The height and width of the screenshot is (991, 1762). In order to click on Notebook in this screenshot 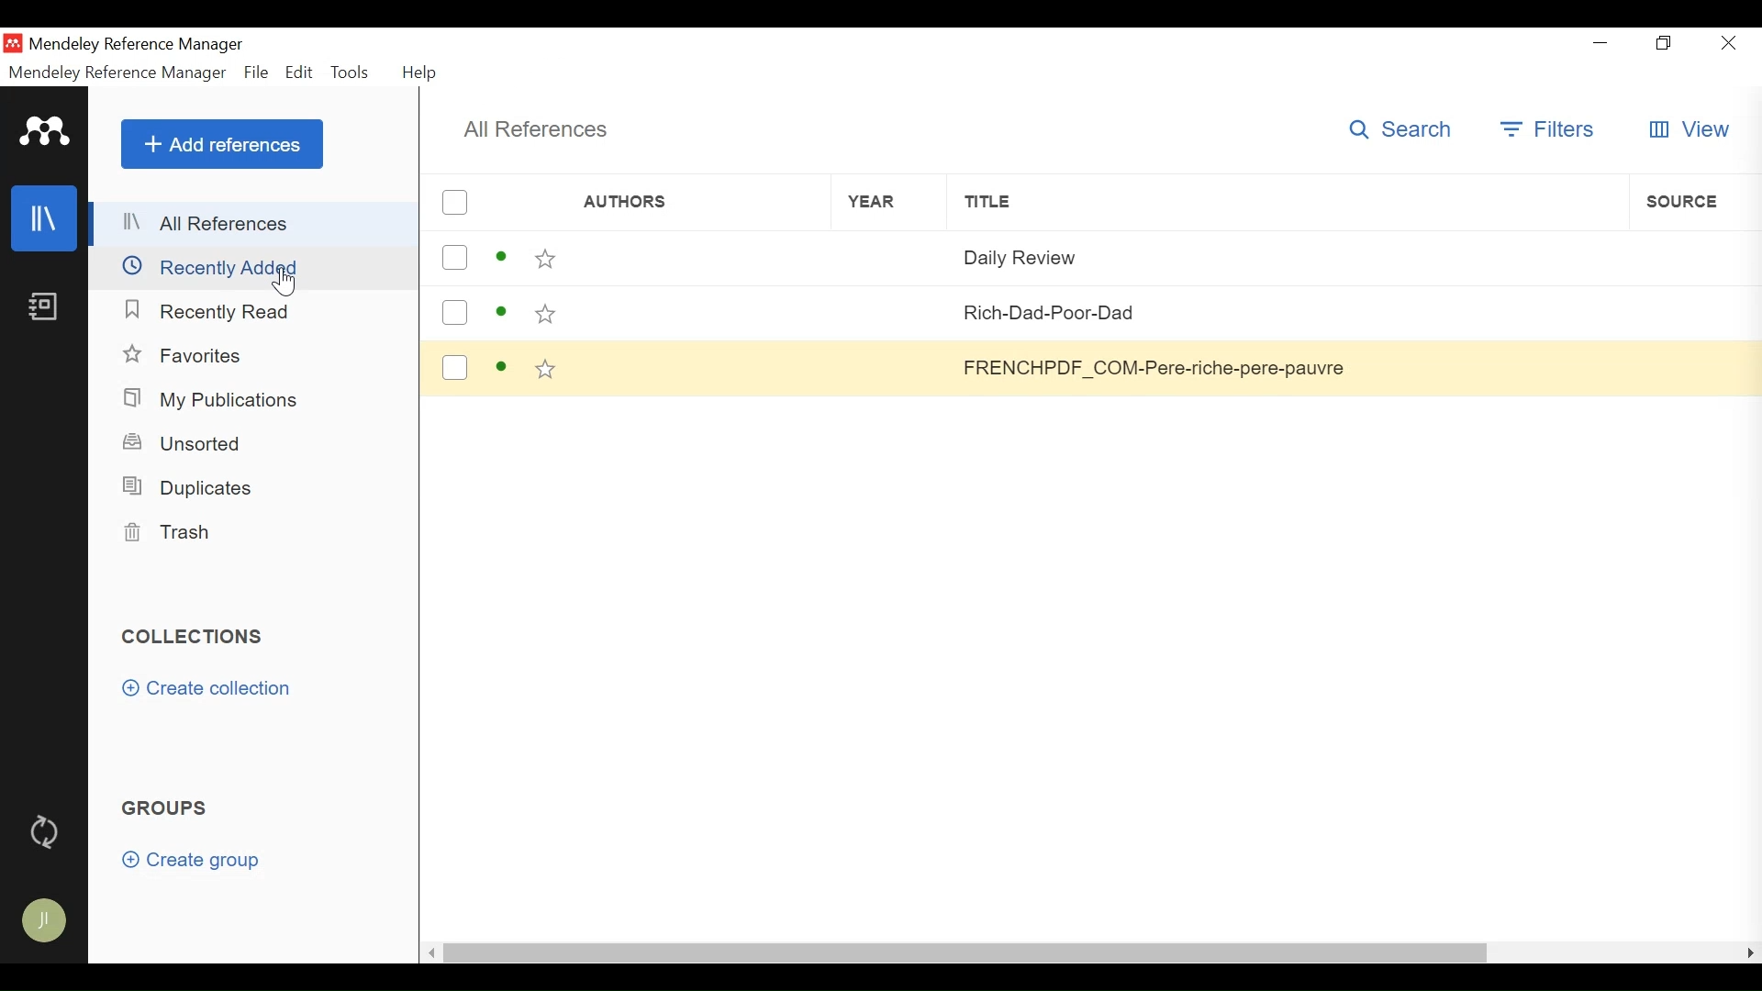, I will do `click(43, 308)`.